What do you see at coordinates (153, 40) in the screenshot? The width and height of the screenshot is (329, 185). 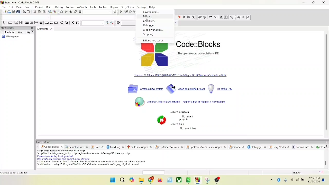 I see `edit startup` at bounding box center [153, 40].